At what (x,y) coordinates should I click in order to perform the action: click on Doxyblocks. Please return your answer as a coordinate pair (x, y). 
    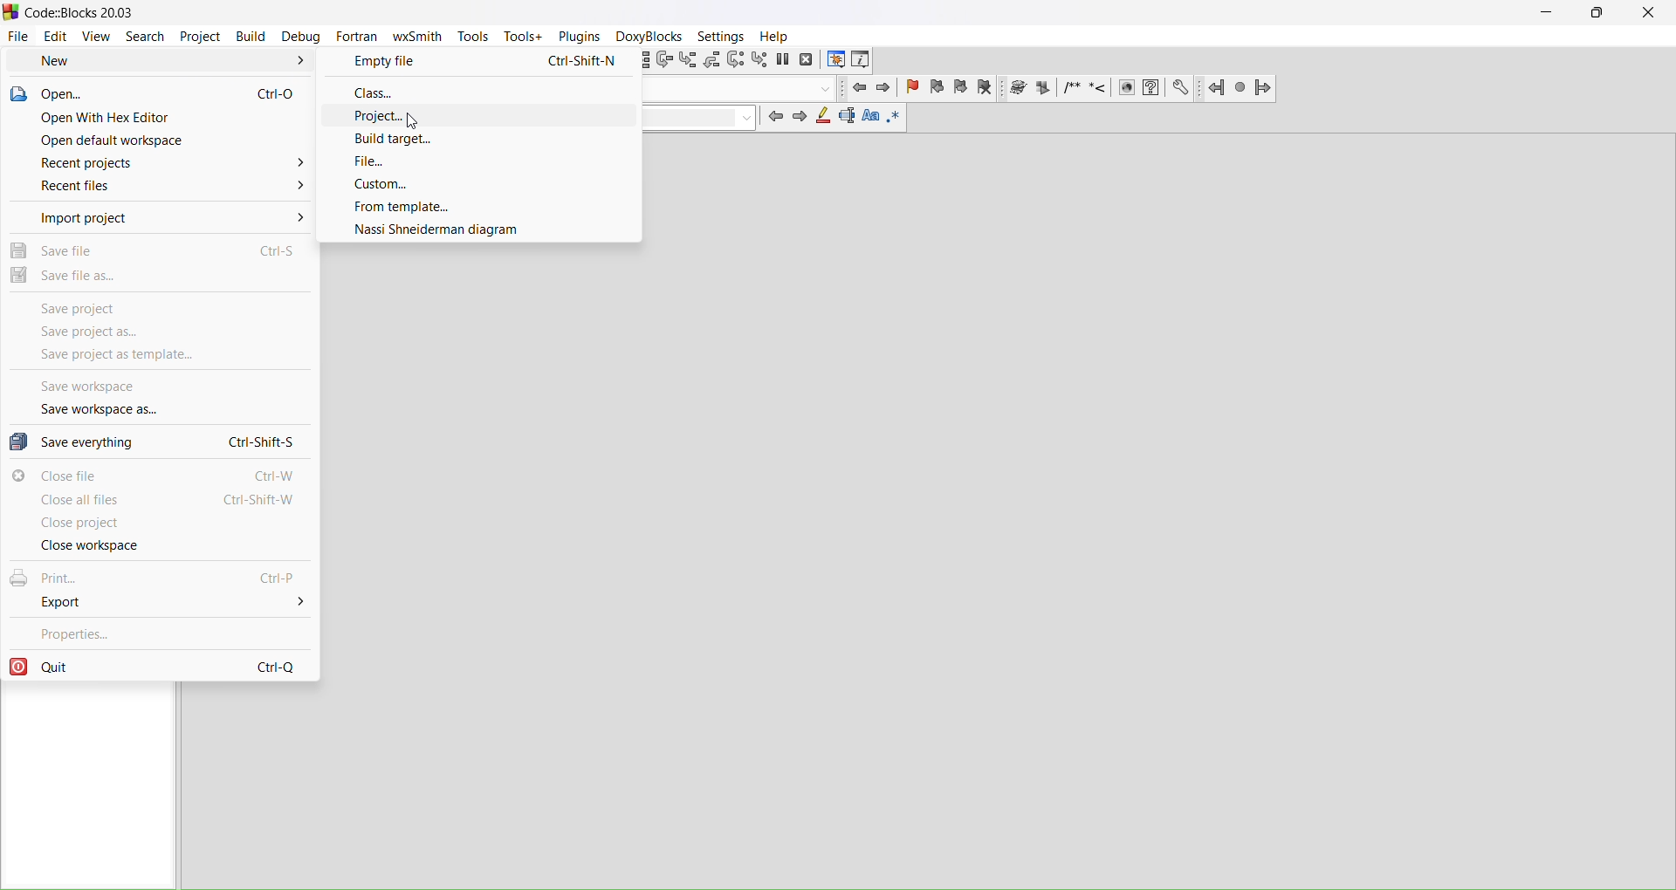
    Looking at the image, I should click on (649, 37).